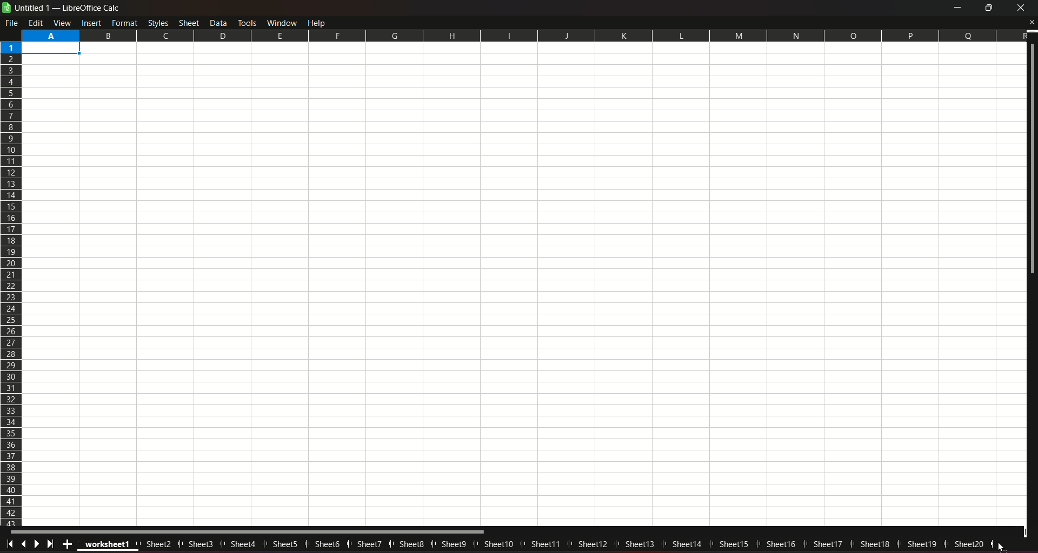 The image size is (1038, 553). What do you see at coordinates (38, 543) in the screenshot?
I see `next sheet` at bounding box center [38, 543].